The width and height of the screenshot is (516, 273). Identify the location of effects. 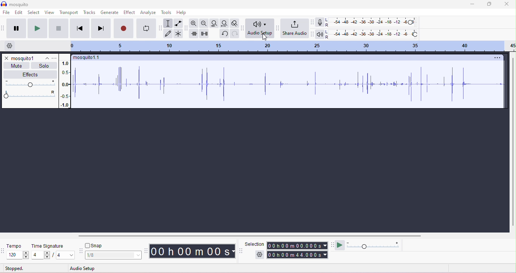
(31, 74).